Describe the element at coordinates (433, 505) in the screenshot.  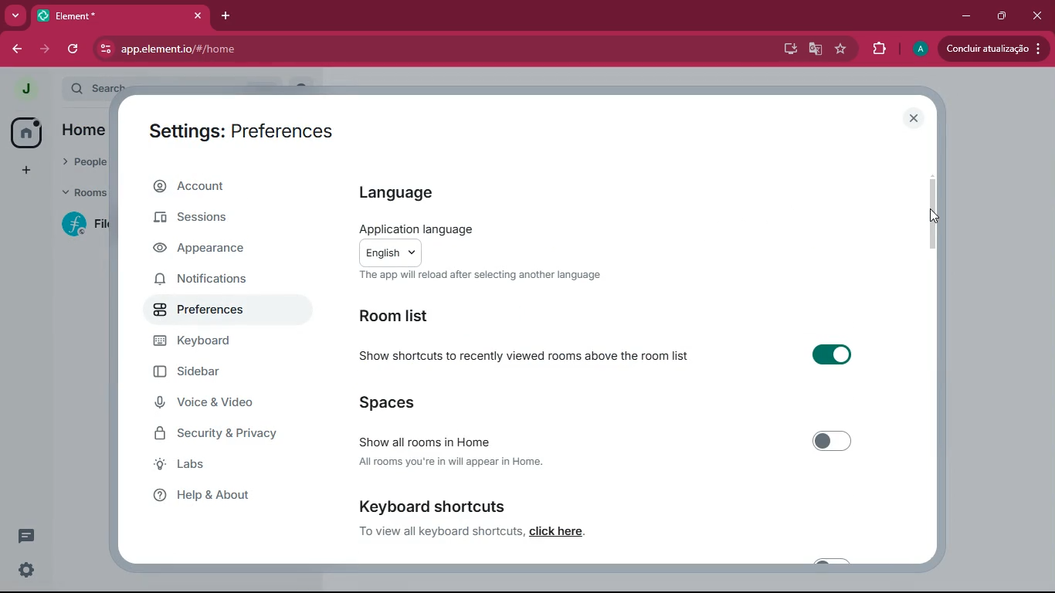
I see `keyboard shortcuts` at that location.